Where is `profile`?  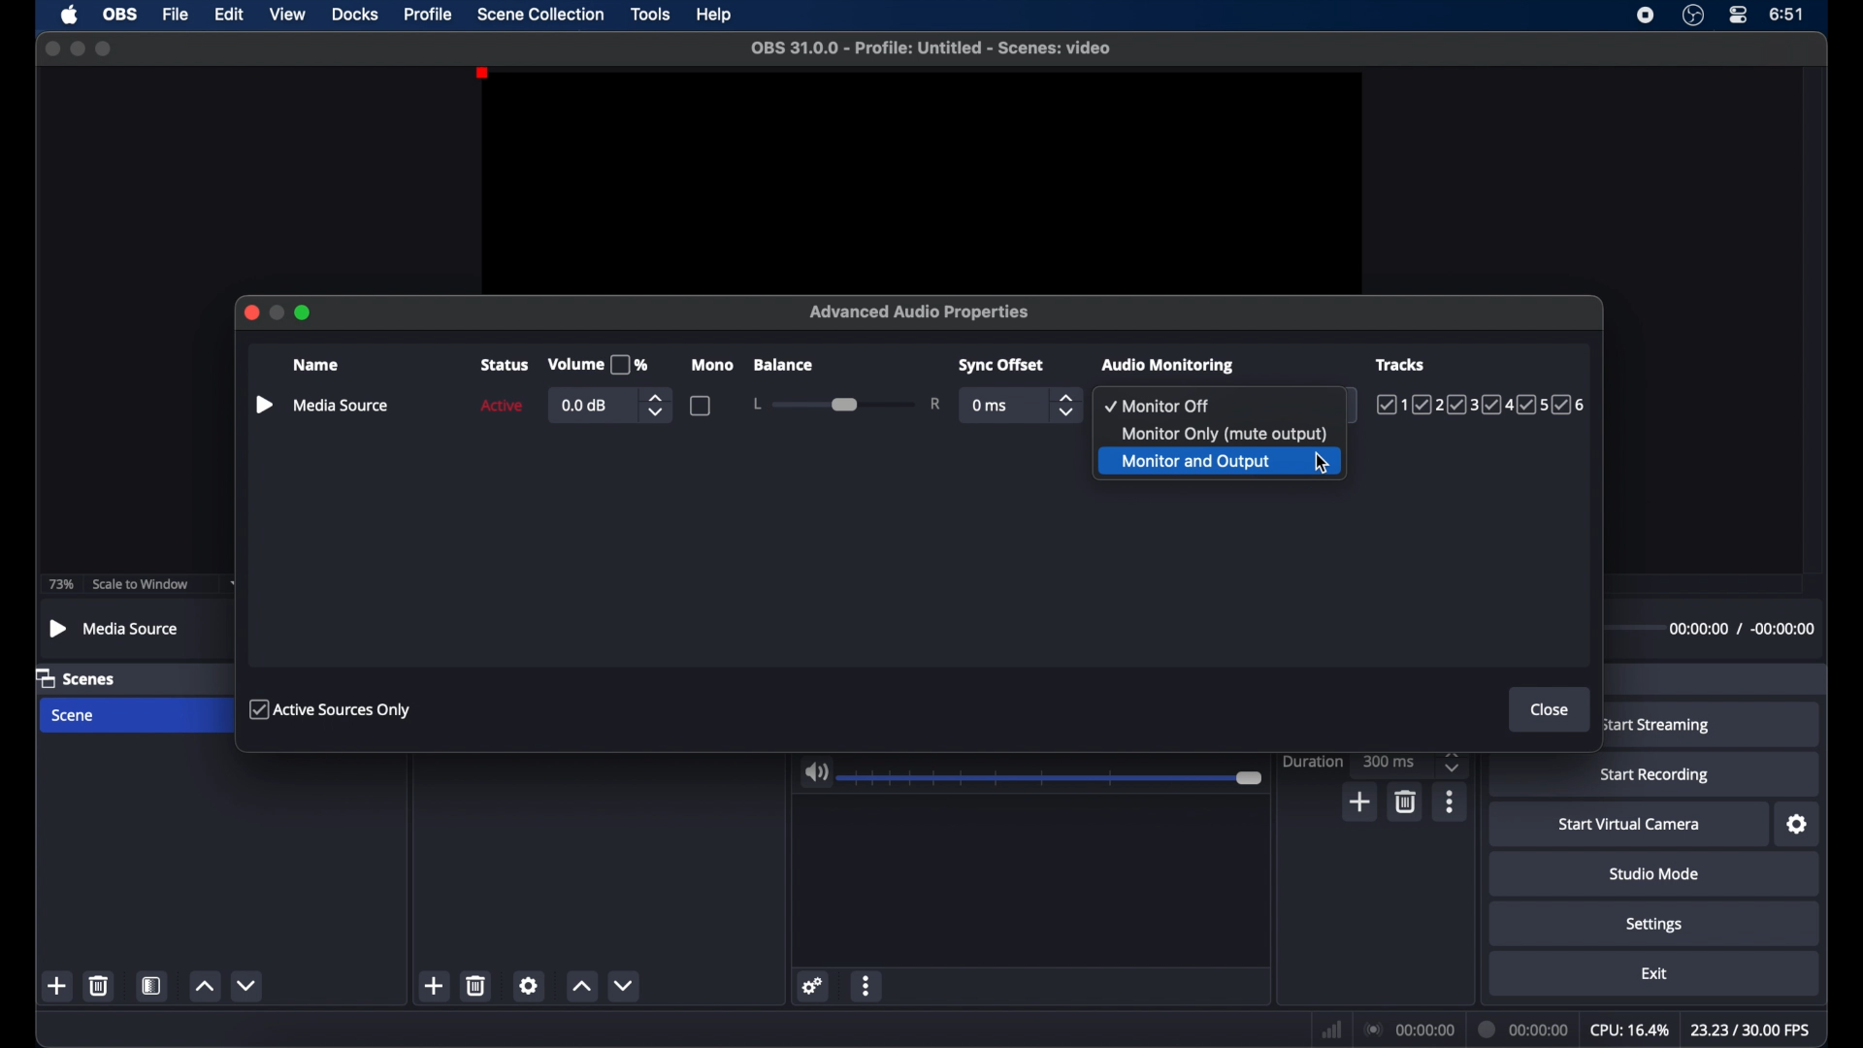 profile is located at coordinates (429, 14).